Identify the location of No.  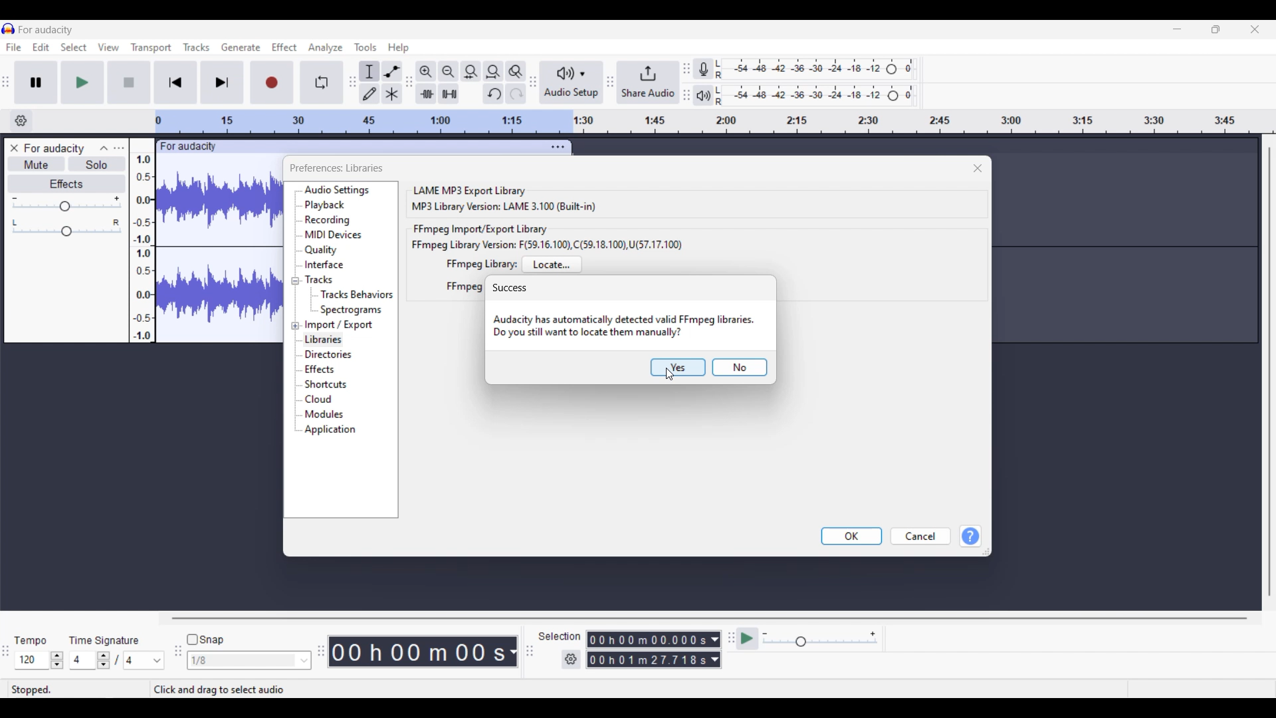
(740, 368).